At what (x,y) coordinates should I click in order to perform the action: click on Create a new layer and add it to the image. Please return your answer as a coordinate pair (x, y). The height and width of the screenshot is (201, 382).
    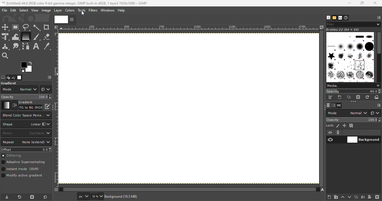
    Looking at the image, I should click on (329, 197).